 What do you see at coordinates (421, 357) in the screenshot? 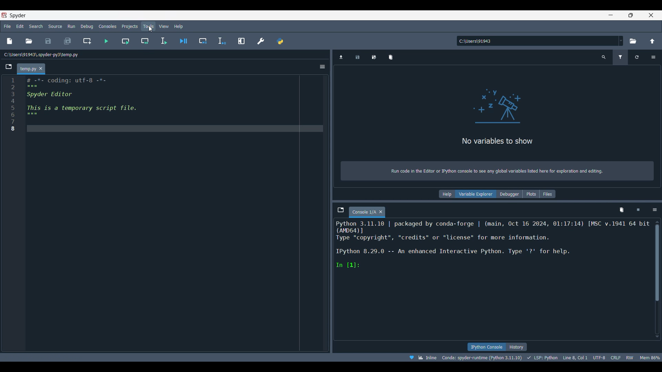
I see `inline` at bounding box center [421, 357].